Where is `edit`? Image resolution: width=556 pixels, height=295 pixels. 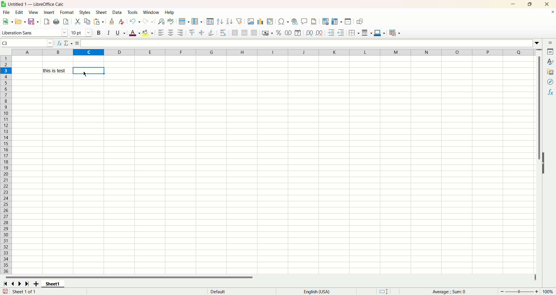 edit is located at coordinates (21, 12).